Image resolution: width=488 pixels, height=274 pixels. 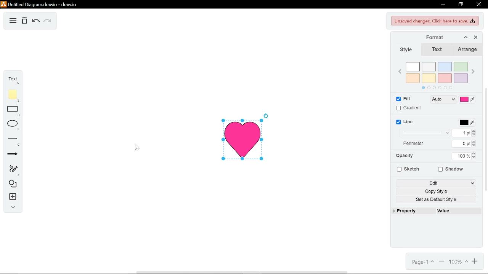 I want to click on 1pt, so click(x=465, y=133).